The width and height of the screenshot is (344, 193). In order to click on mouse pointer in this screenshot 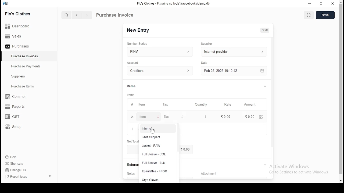, I will do `click(152, 131)`.